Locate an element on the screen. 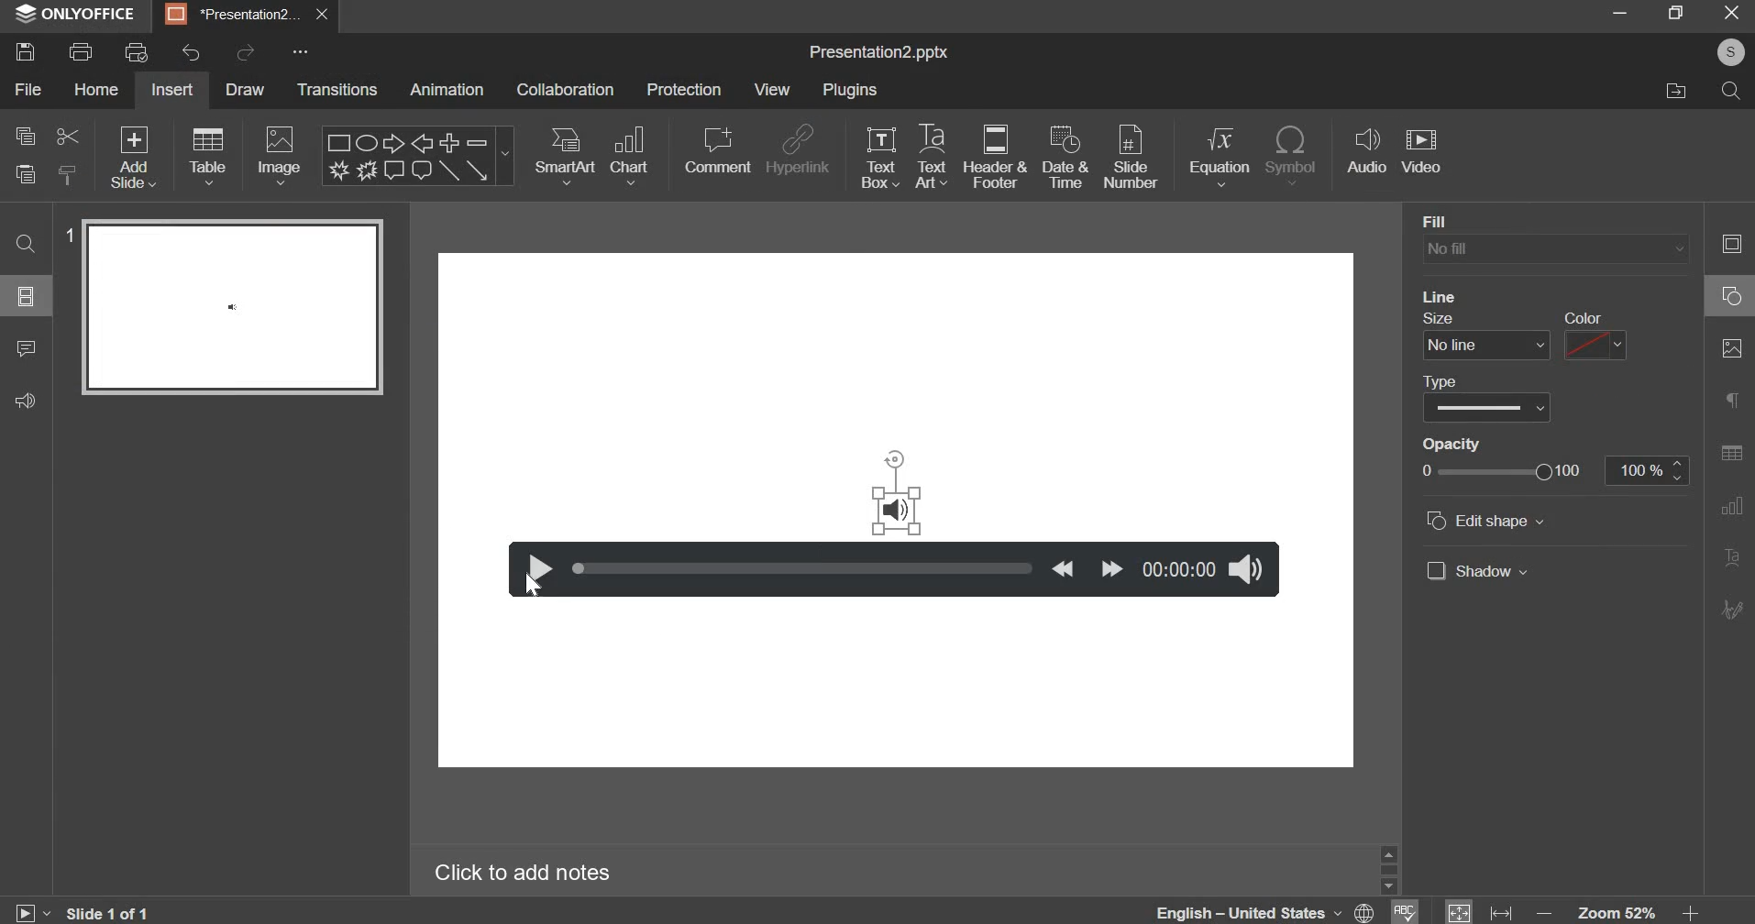  text box is located at coordinates (880, 155).